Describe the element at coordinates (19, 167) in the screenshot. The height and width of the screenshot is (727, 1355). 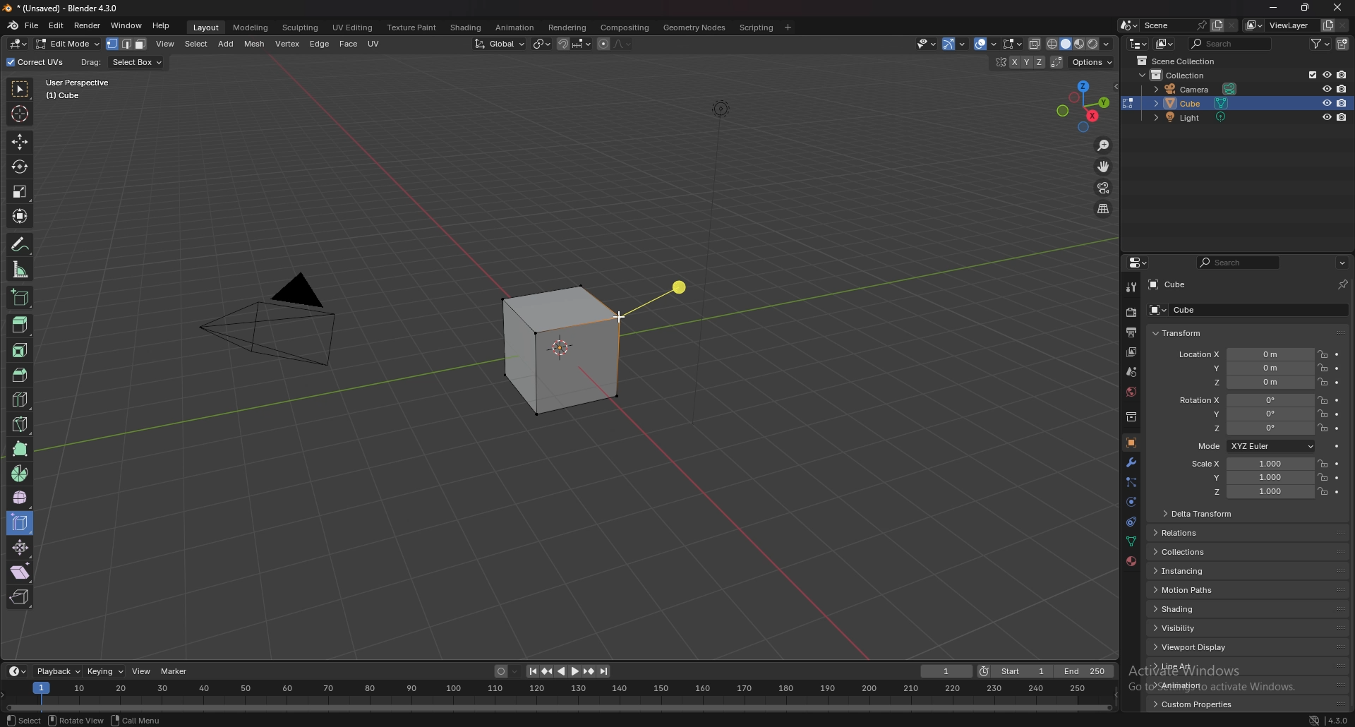
I see `rotate` at that location.